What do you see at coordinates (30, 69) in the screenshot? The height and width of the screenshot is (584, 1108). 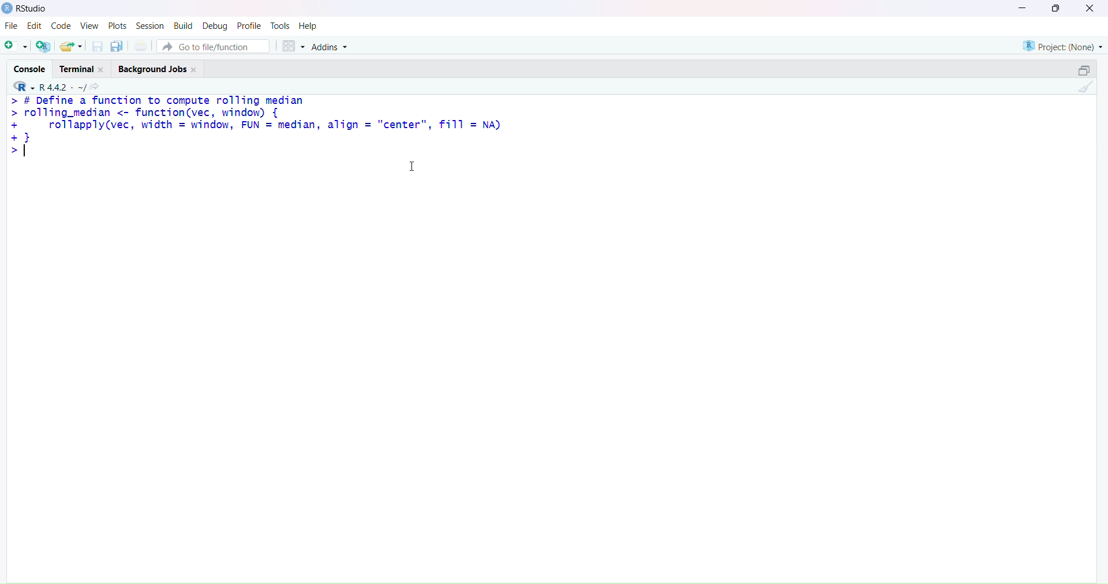 I see `console` at bounding box center [30, 69].